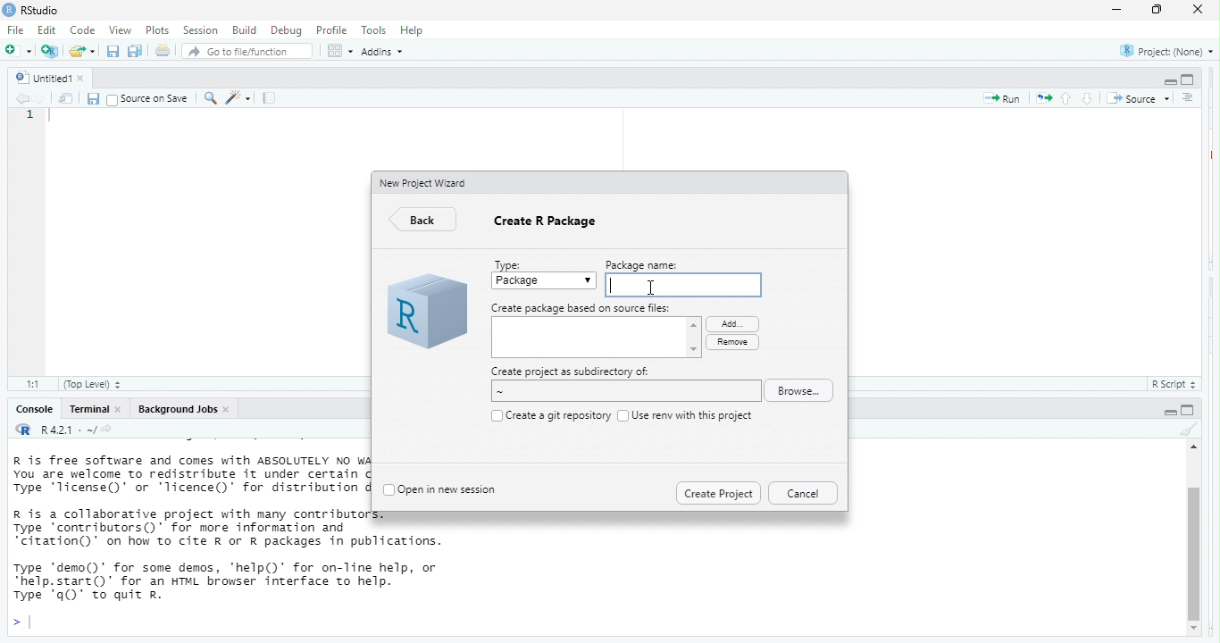  I want to click on scroll down, so click(1195, 630).